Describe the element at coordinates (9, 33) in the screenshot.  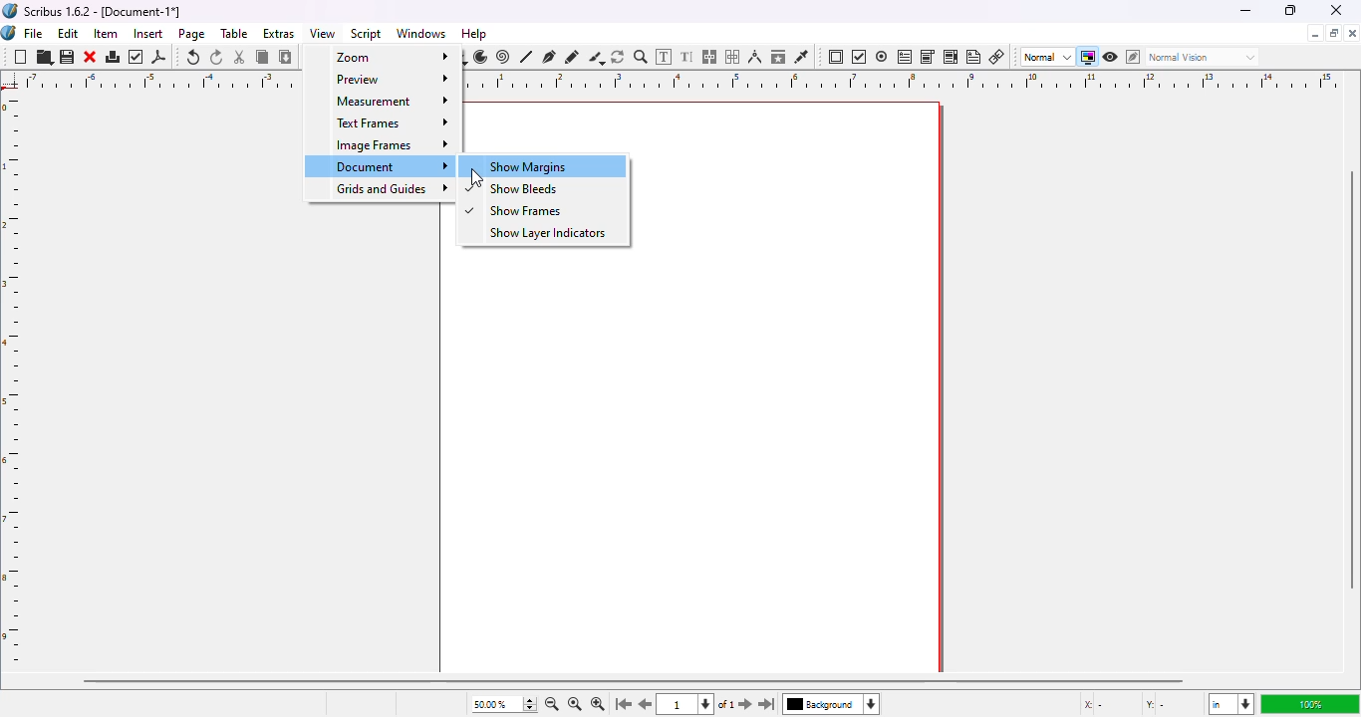
I see `logo` at that location.